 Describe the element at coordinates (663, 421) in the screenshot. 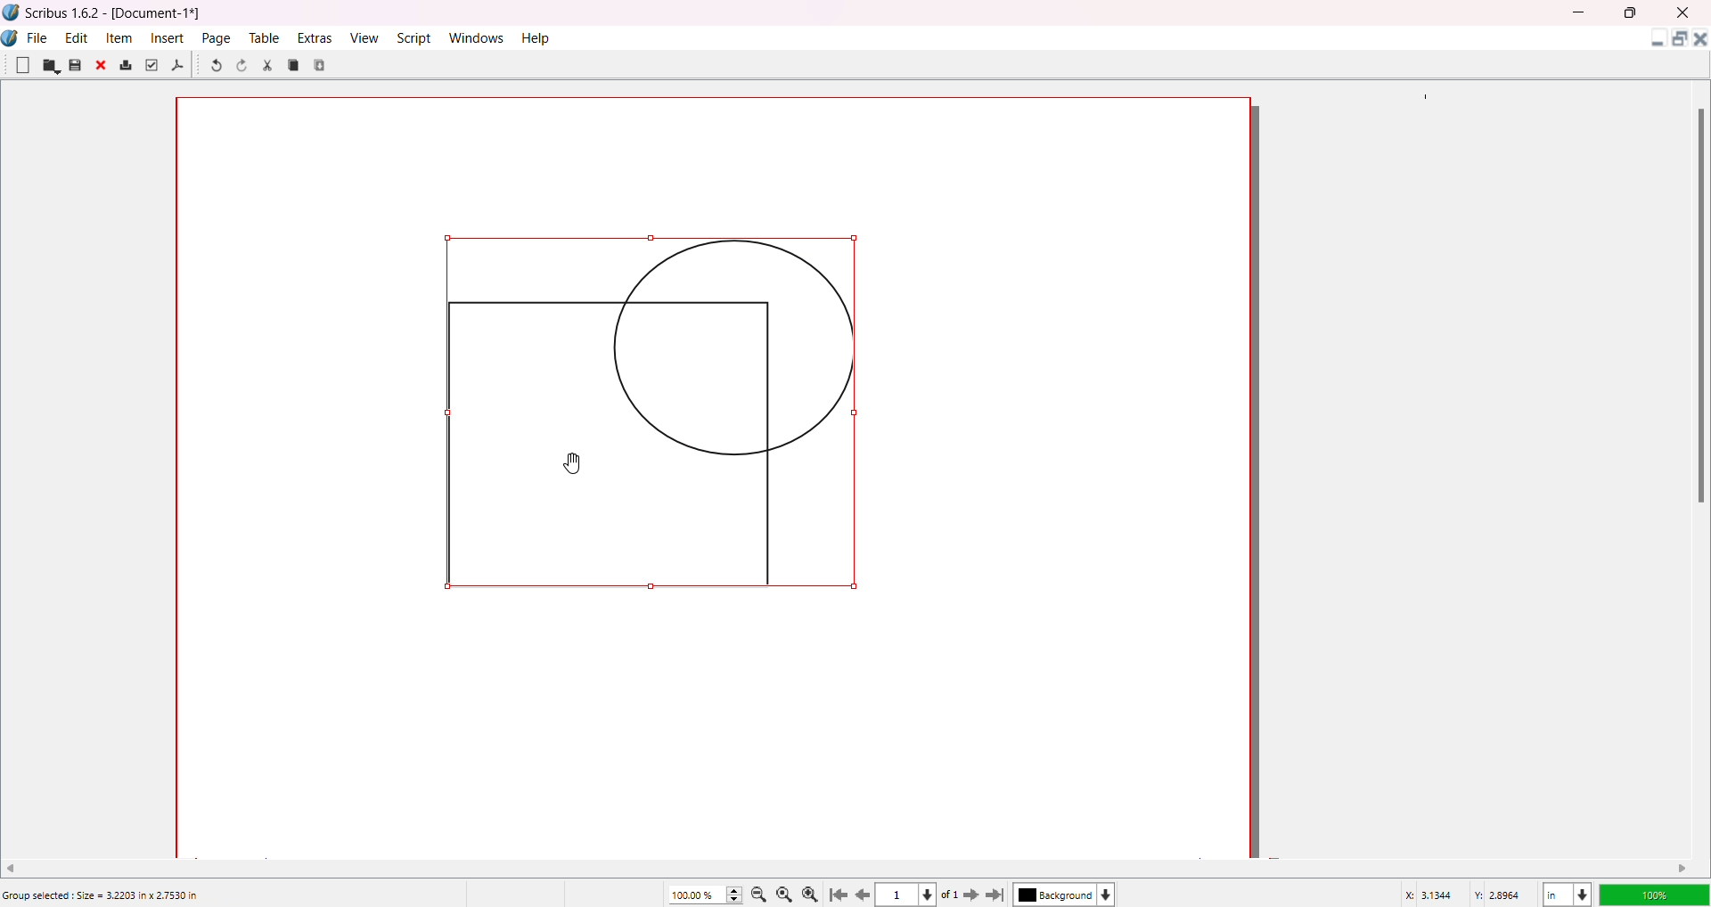

I see `Grouped Object` at that location.